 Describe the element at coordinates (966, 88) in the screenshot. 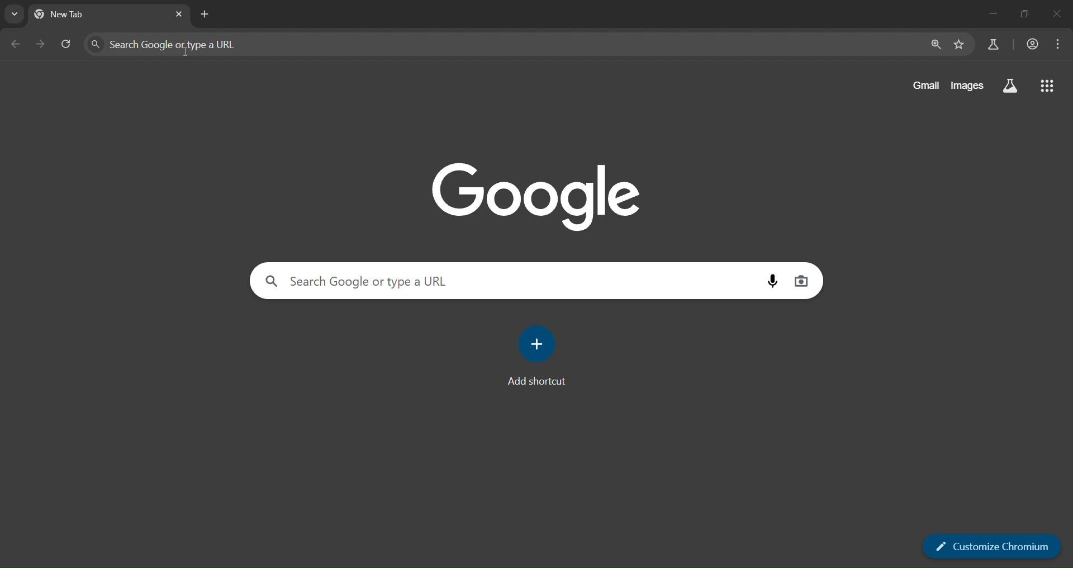

I see `iages` at that location.